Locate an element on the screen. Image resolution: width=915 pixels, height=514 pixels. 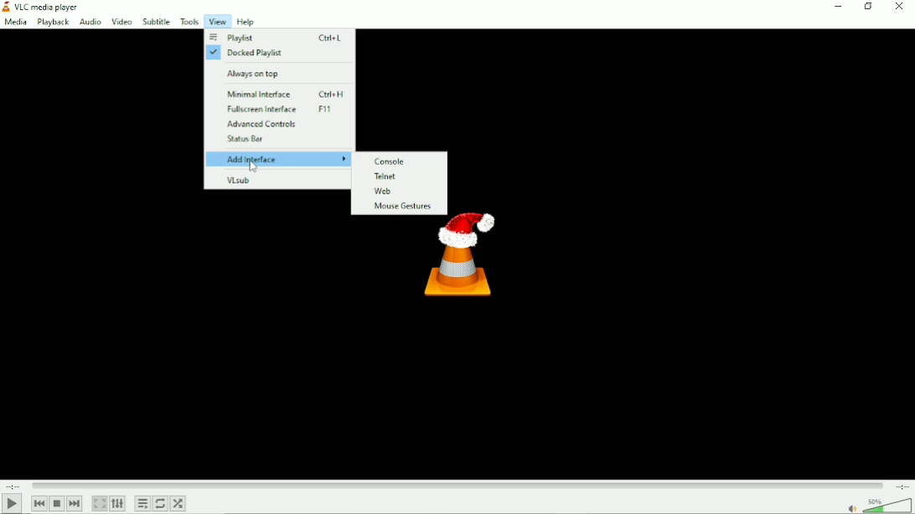
VLC media player  is located at coordinates (49, 7).